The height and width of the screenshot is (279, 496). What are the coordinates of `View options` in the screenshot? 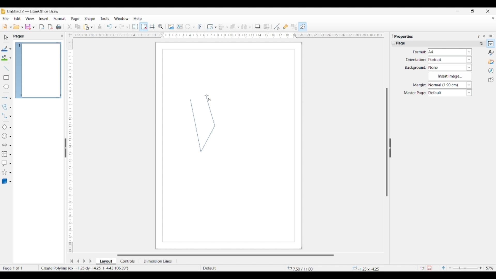 It's located at (29, 19).